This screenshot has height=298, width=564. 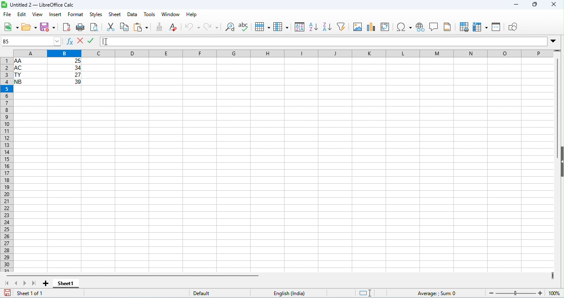 What do you see at coordinates (560, 161) in the screenshot?
I see `hide` at bounding box center [560, 161].